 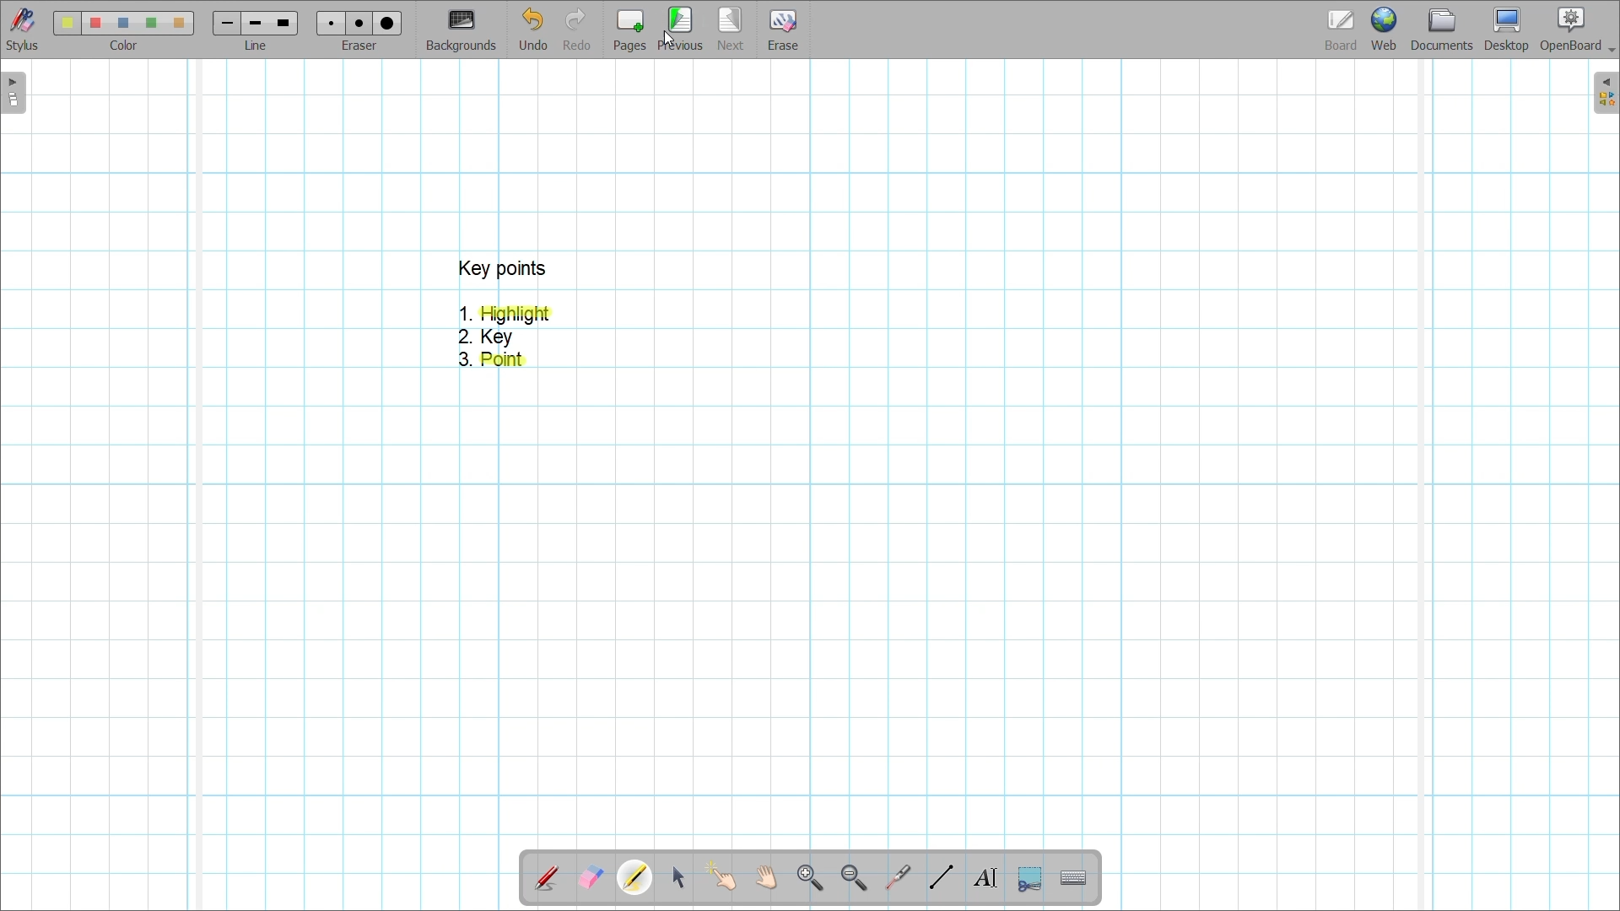 What do you see at coordinates (634, 877) in the screenshot?
I see `Highlighter` at bounding box center [634, 877].